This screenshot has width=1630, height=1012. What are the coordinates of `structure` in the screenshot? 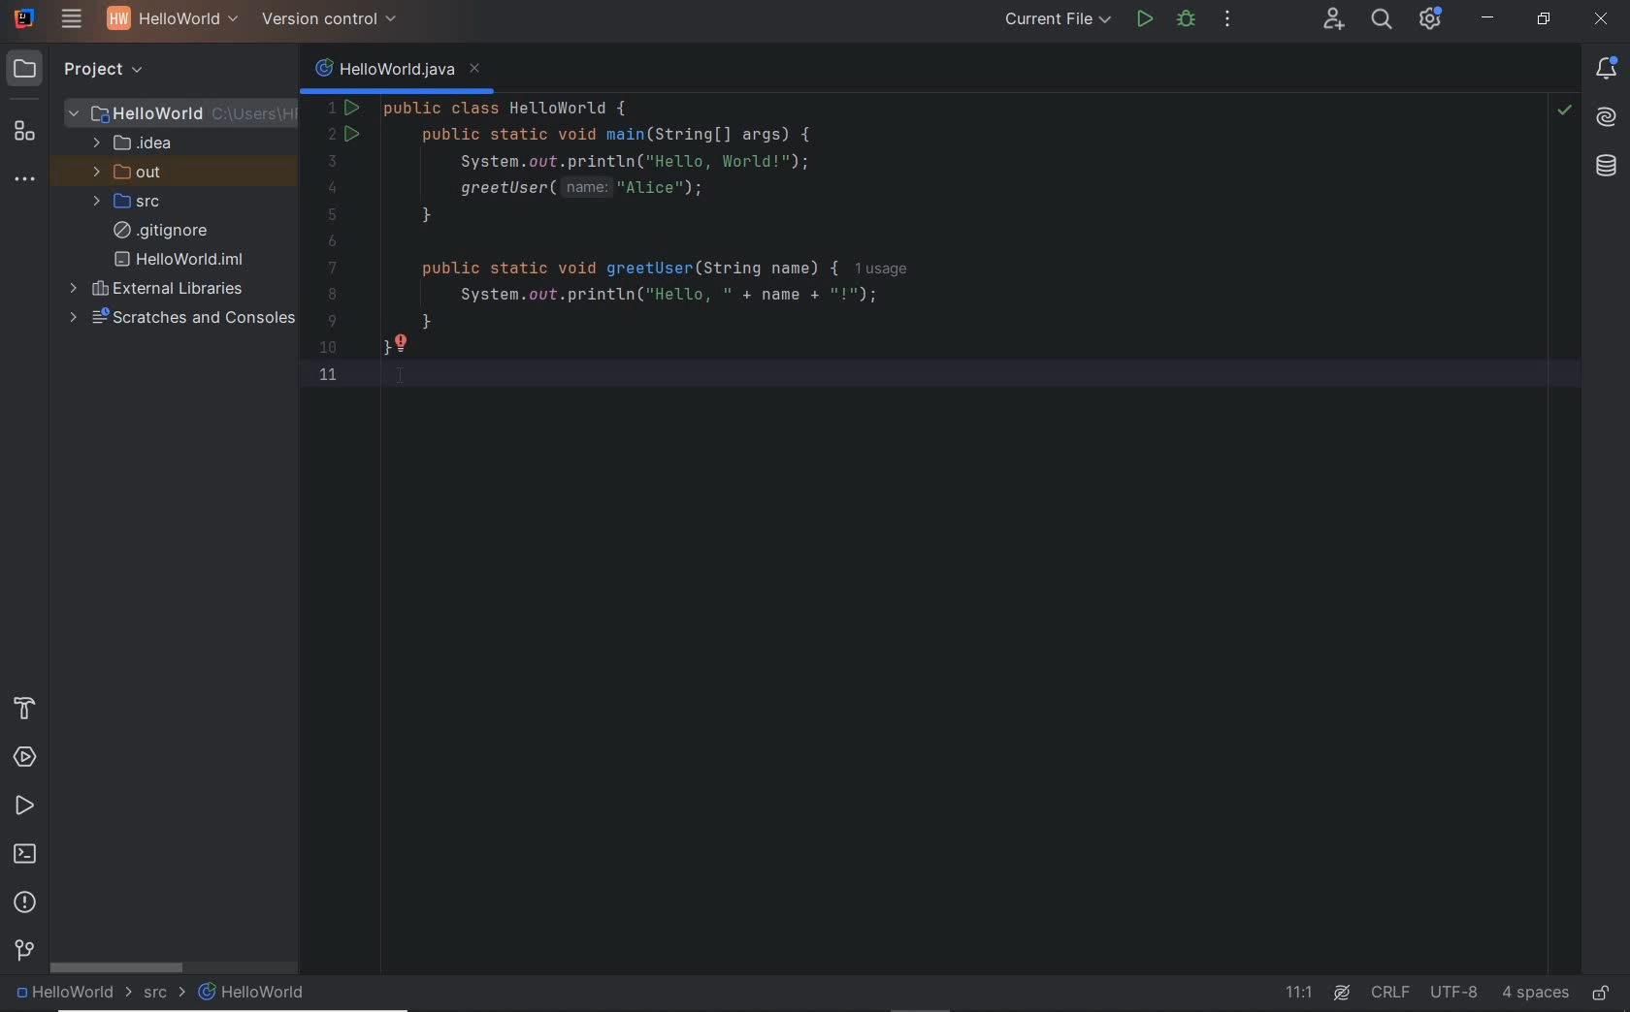 It's located at (23, 135).